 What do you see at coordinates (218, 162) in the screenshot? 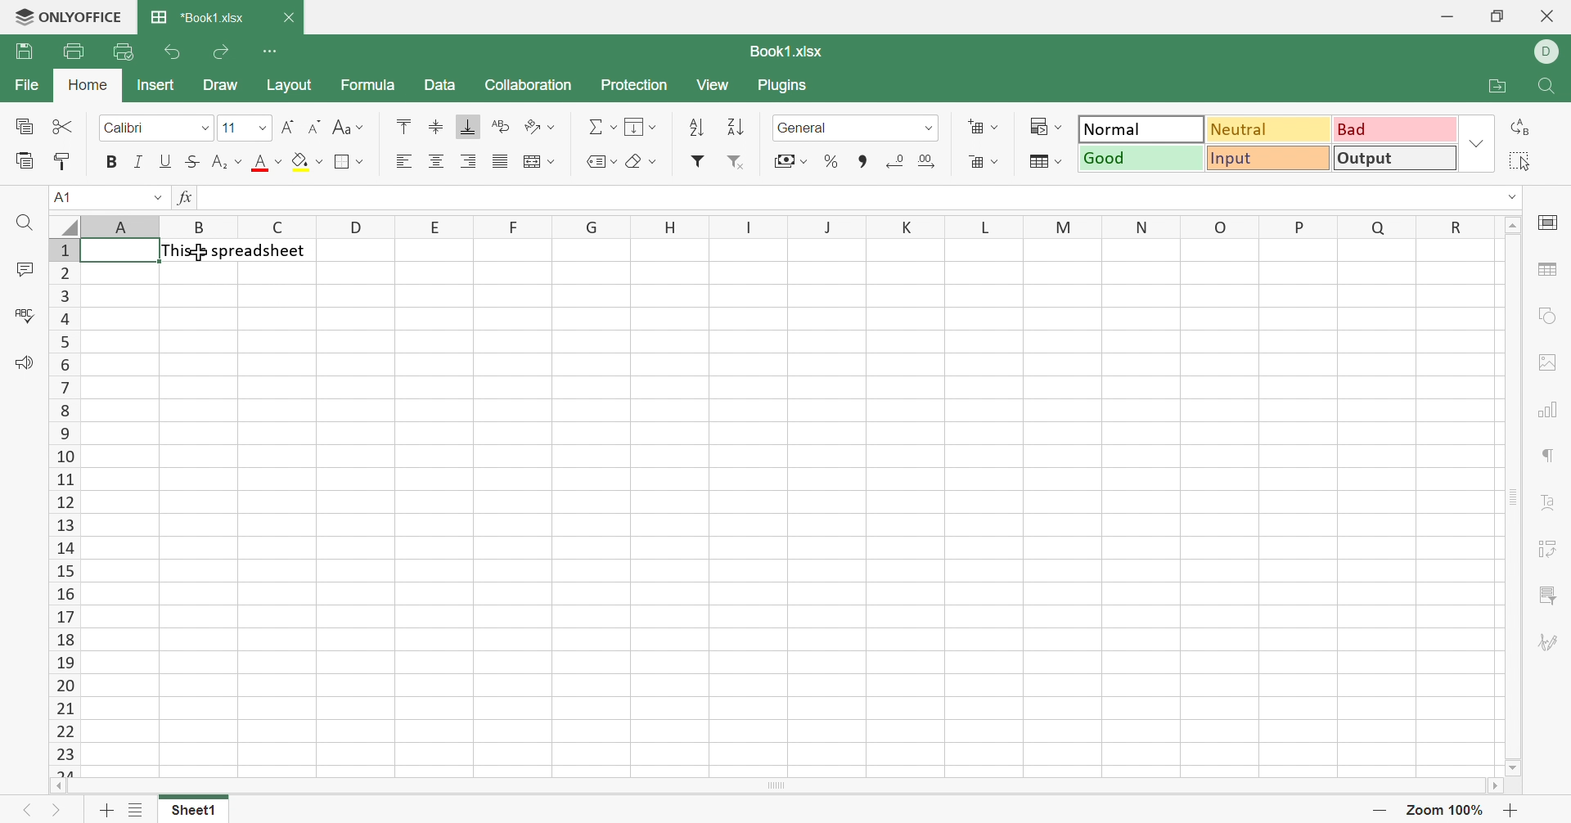
I see `Superscript/Subscript` at bounding box center [218, 162].